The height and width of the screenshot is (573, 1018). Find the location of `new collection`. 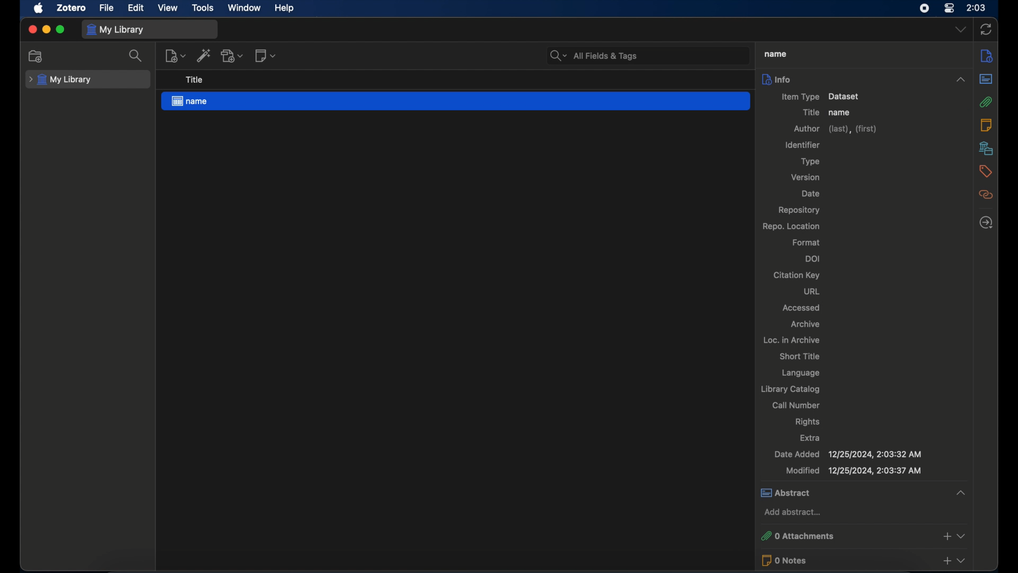

new collection is located at coordinates (36, 57).